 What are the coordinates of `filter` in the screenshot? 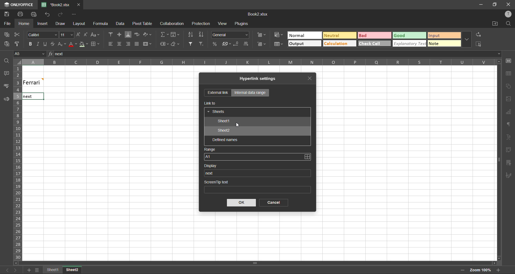 It's located at (190, 43).